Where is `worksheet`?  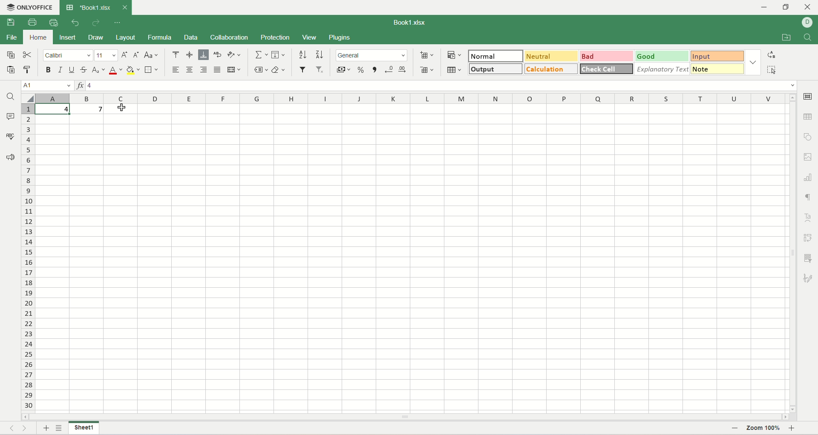 worksheet is located at coordinates (411, 259).